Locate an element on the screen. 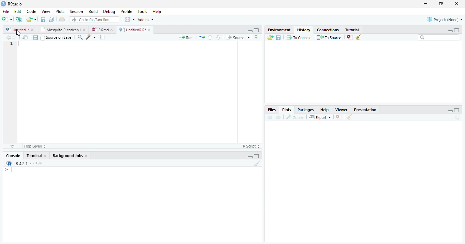 The width and height of the screenshot is (465, 244). Workplace panes is located at coordinates (129, 19).